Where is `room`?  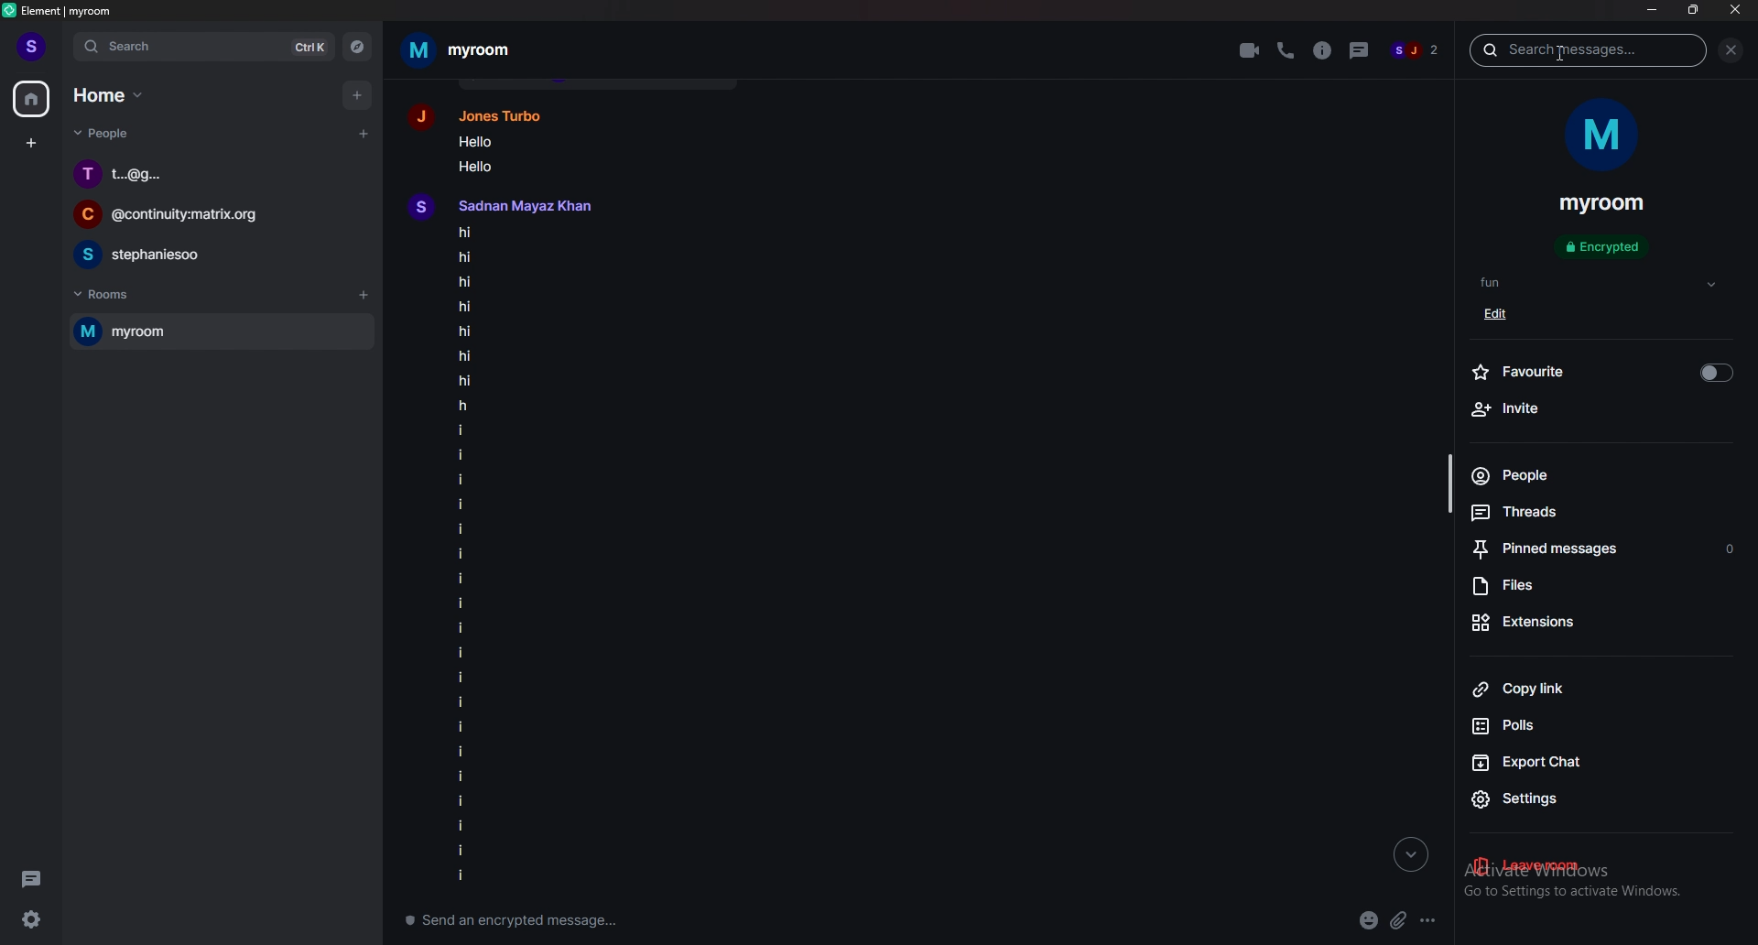 room is located at coordinates (210, 331).